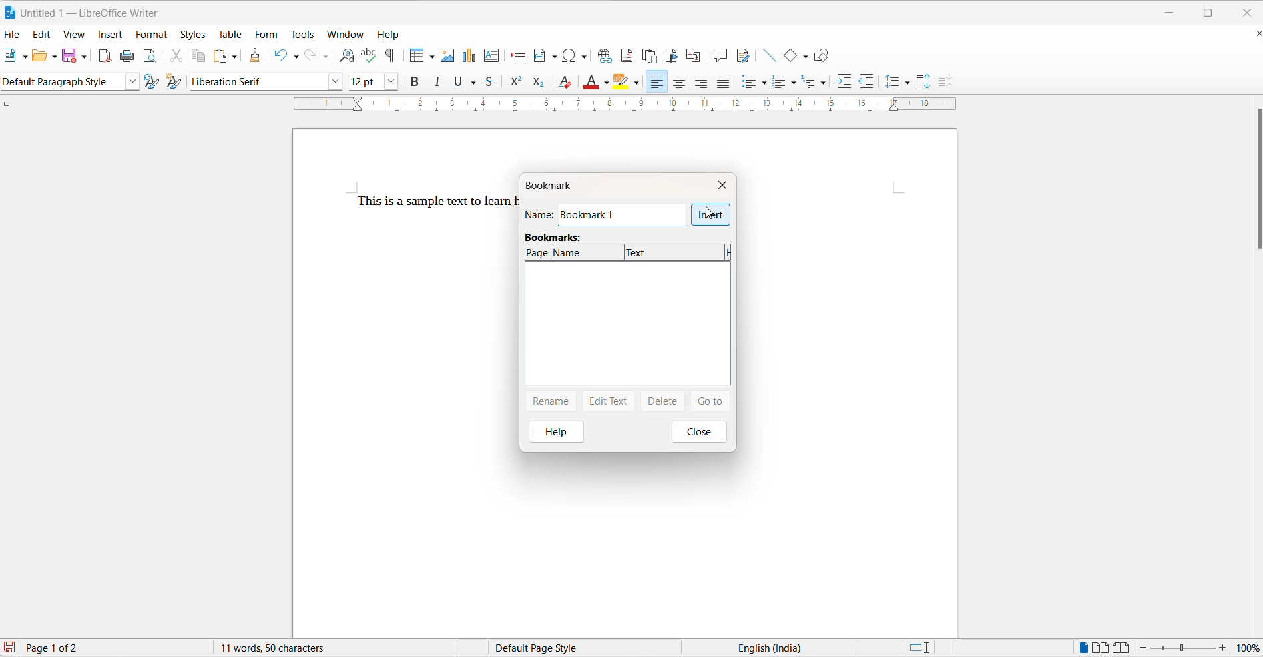  I want to click on add charts, so click(469, 57).